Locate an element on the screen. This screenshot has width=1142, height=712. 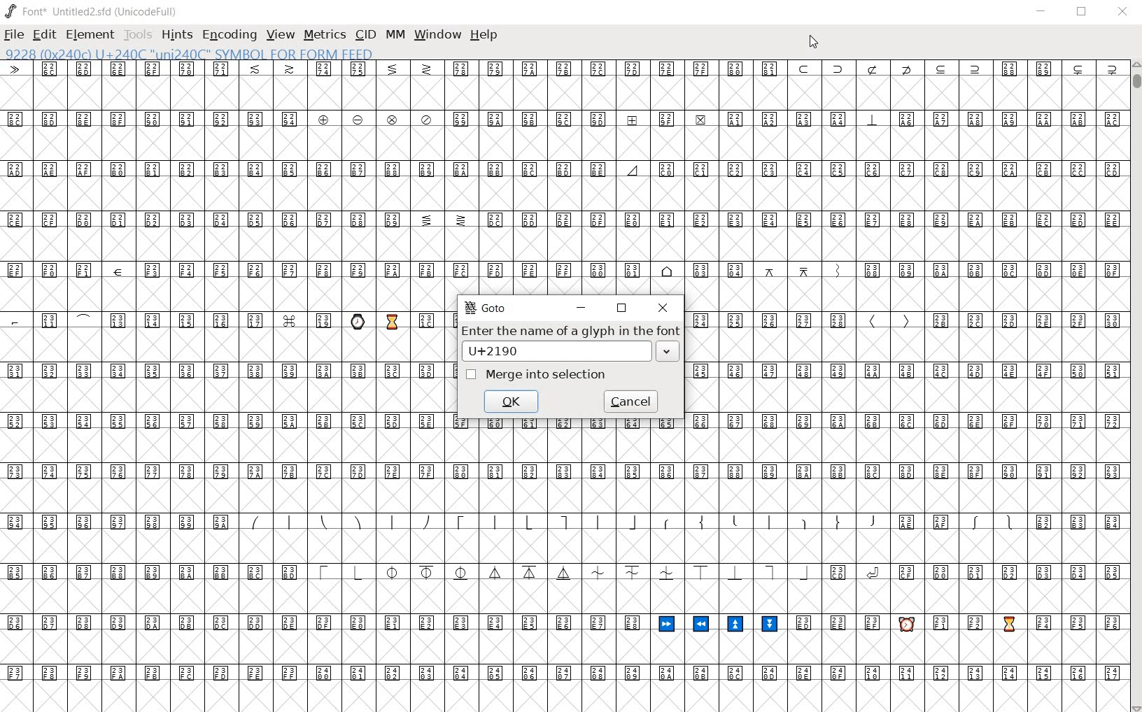
GoTo is located at coordinates (484, 308).